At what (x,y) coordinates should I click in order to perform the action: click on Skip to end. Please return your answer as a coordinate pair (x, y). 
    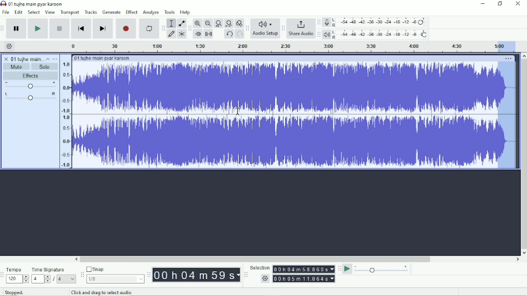
    Looking at the image, I should click on (103, 29).